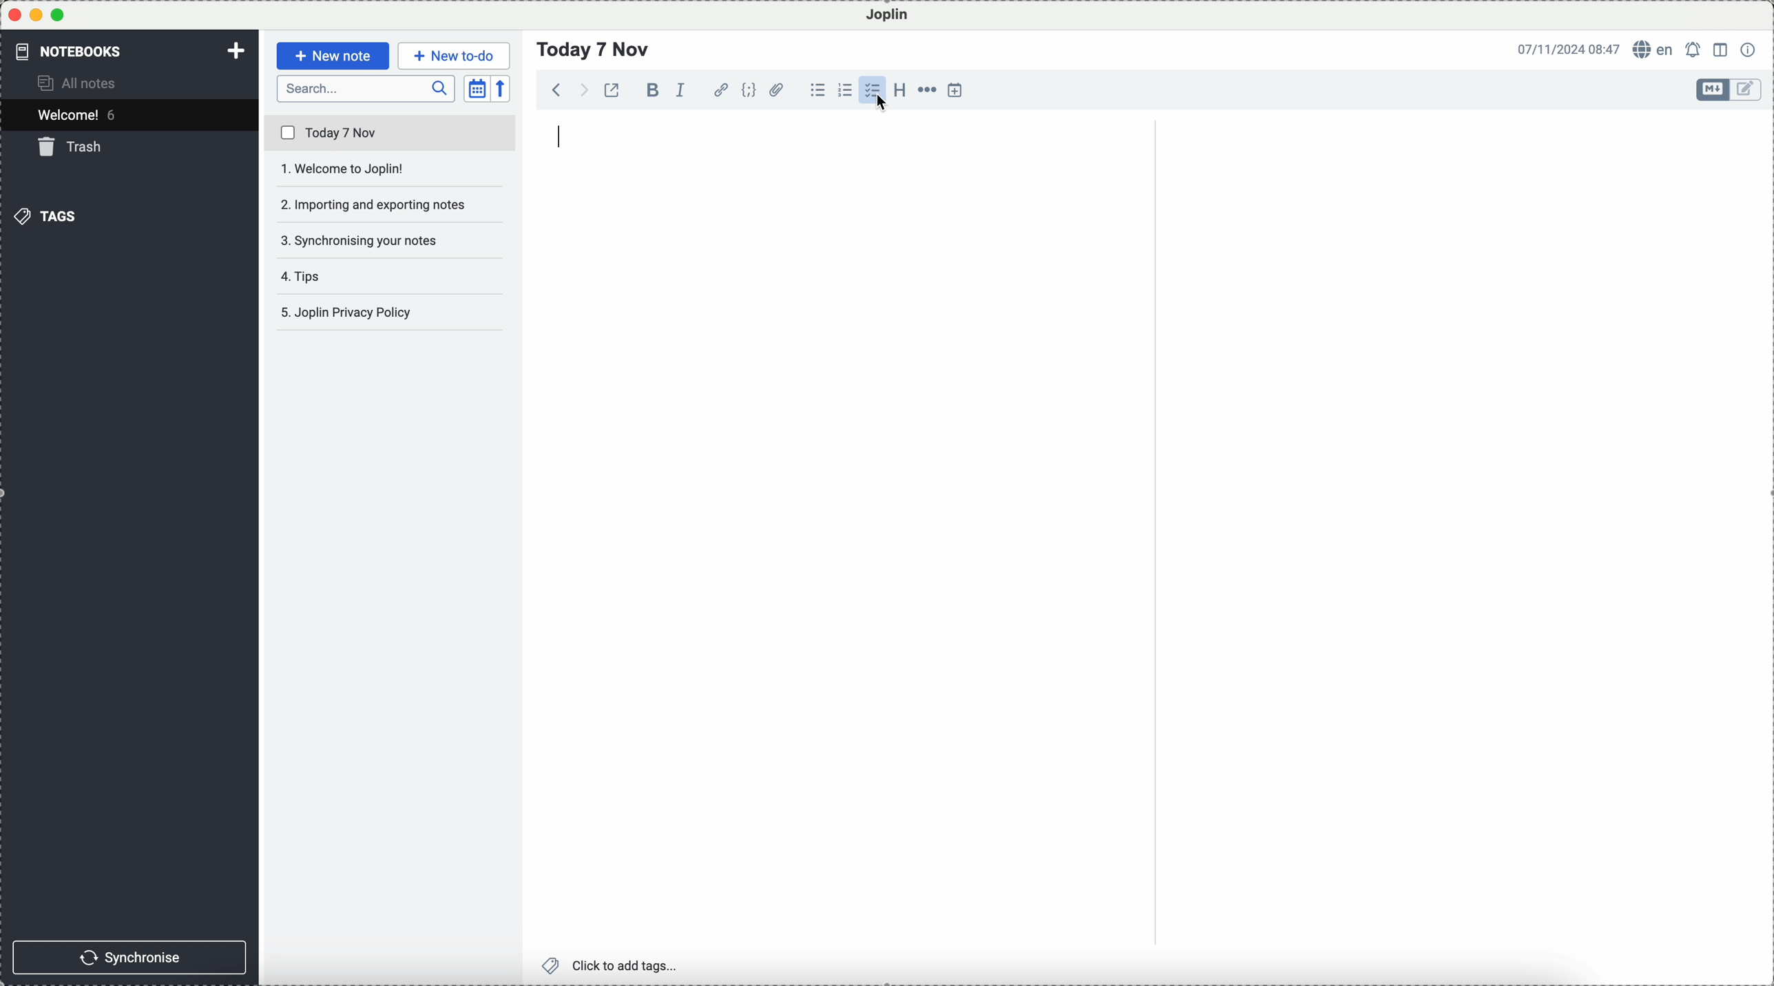 This screenshot has width=1774, height=986. What do you see at coordinates (81, 114) in the screenshot?
I see `welcome! 6` at bounding box center [81, 114].